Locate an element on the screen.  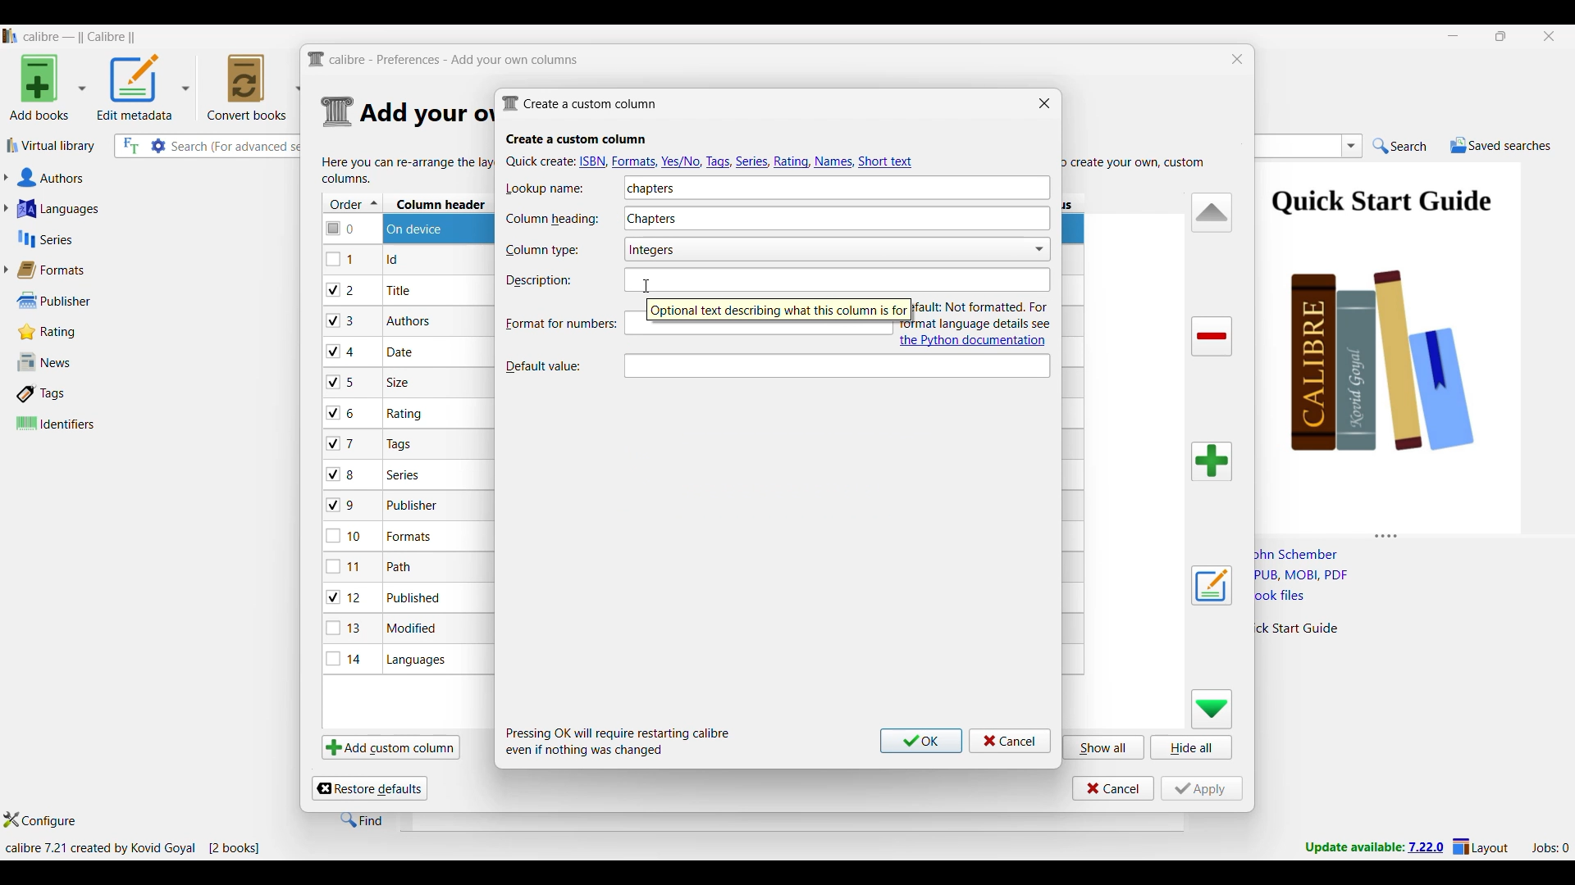
Description and link to documentation of new attribute added is located at coordinates (983, 323).